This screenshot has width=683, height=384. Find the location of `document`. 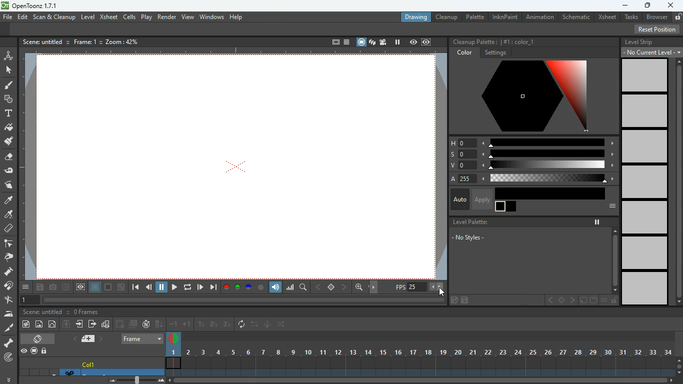

document is located at coordinates (592, 300).